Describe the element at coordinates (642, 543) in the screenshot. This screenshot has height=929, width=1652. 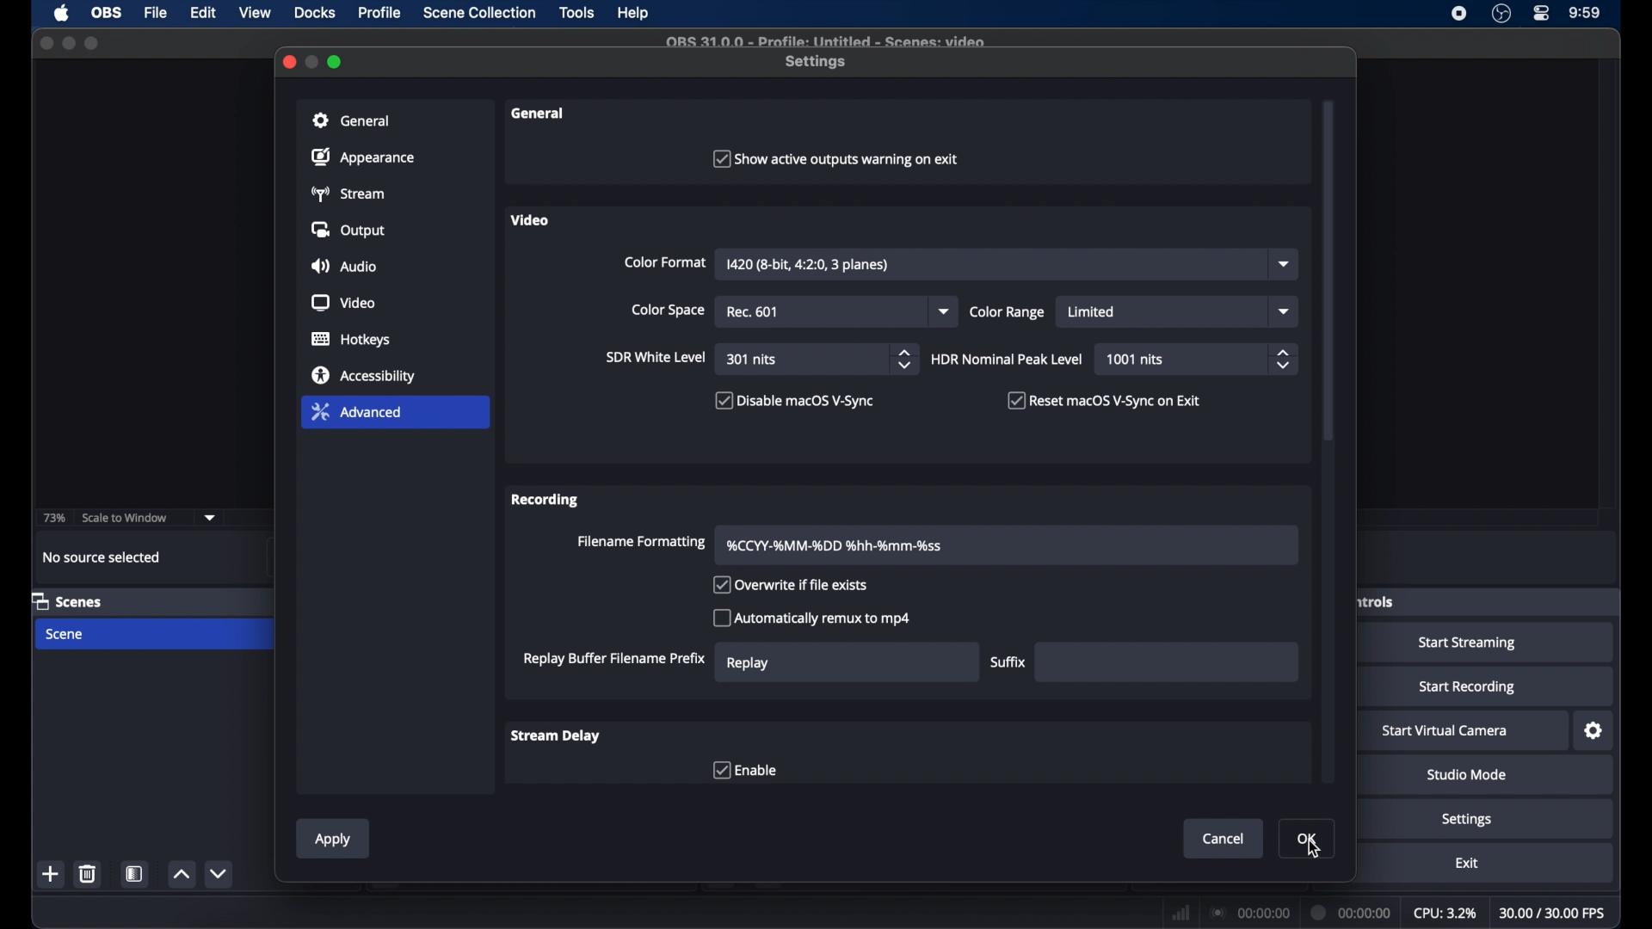
I see `filename formatting` at that location.